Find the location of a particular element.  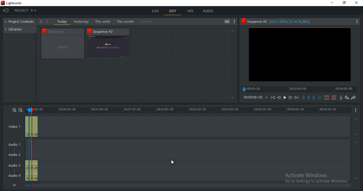

show settings menu is located at coordinates (234, 22).